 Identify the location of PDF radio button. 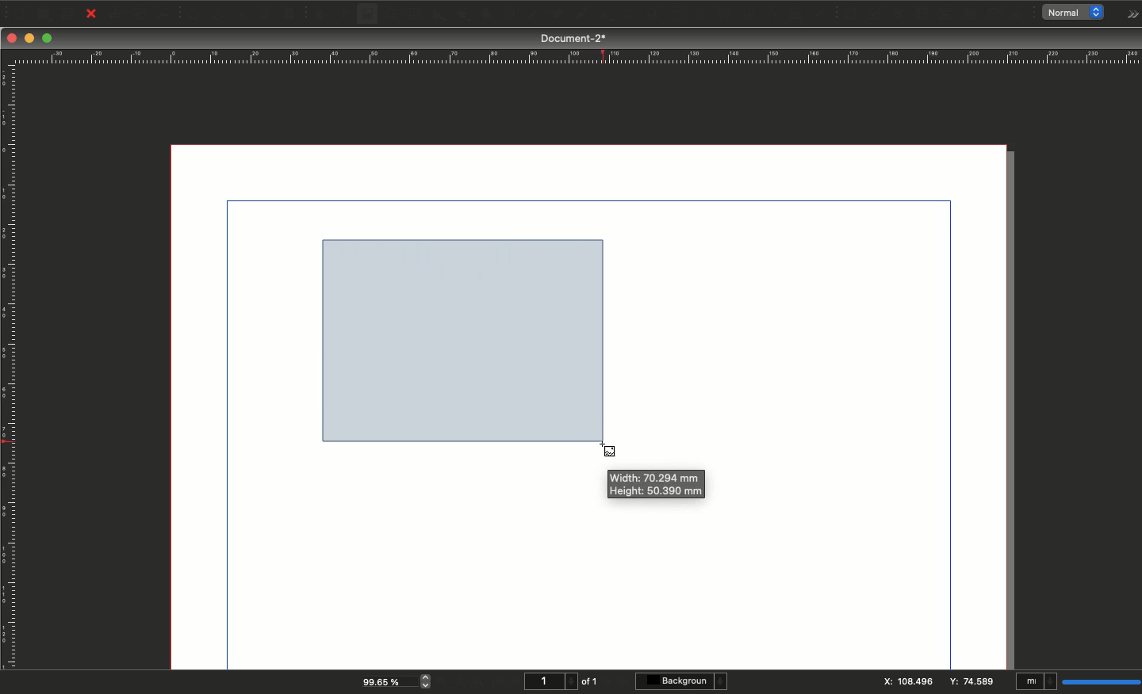
(899, 14).